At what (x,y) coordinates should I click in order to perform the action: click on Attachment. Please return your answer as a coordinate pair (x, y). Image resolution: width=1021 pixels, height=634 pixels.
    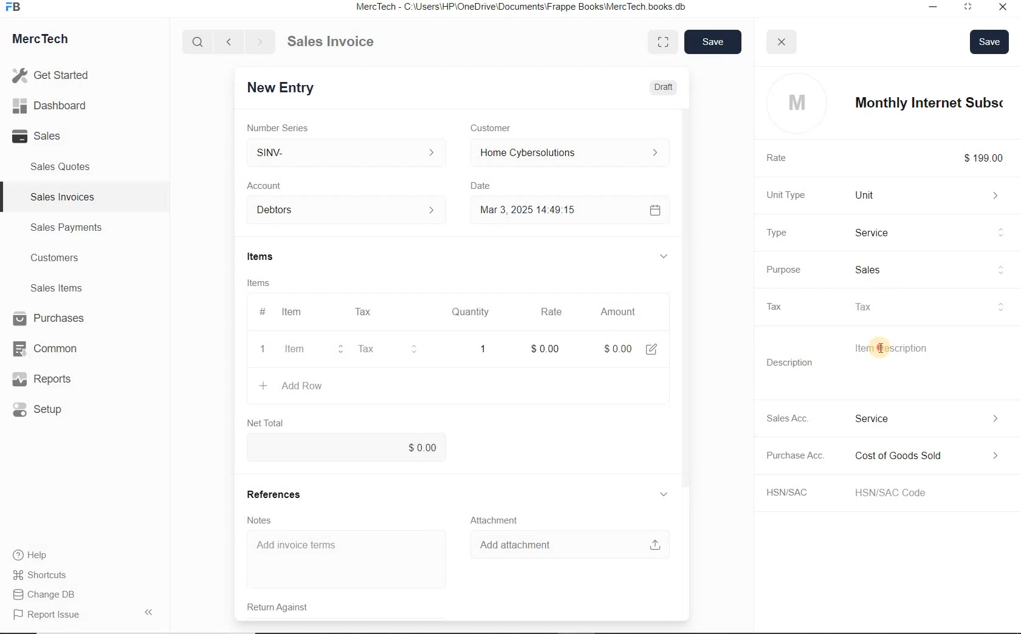
    Looking at the image, I should click on (493, 519).